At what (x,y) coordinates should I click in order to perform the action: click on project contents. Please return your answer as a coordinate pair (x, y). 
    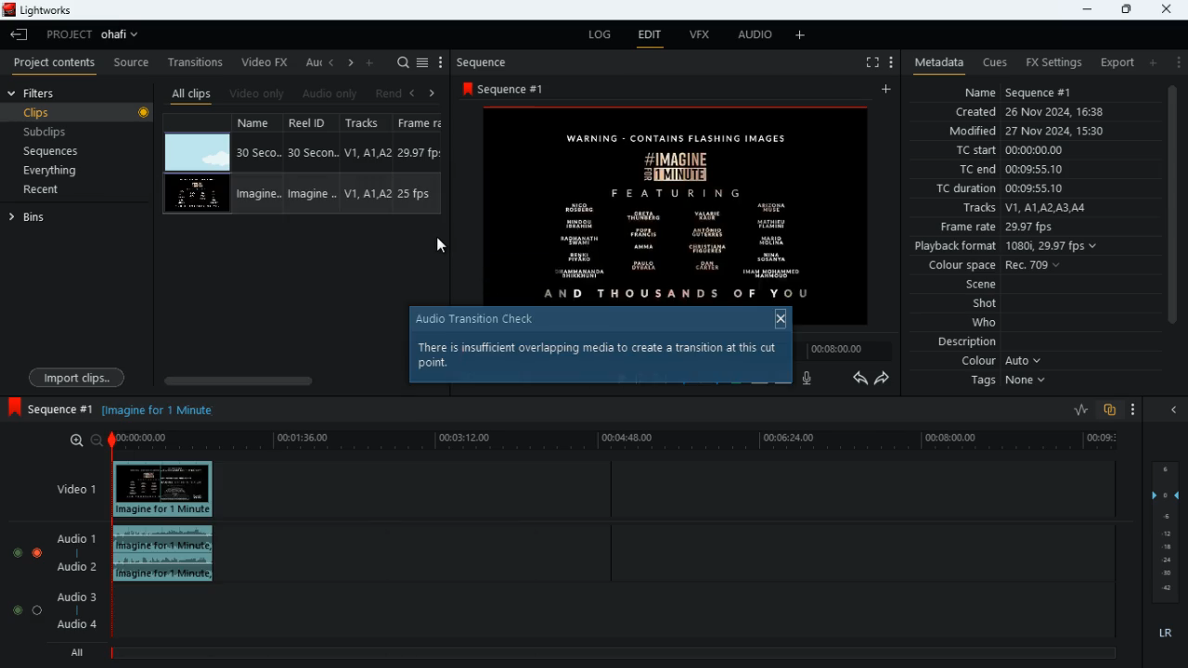
    Looking at the image, I should click on (55, 62).